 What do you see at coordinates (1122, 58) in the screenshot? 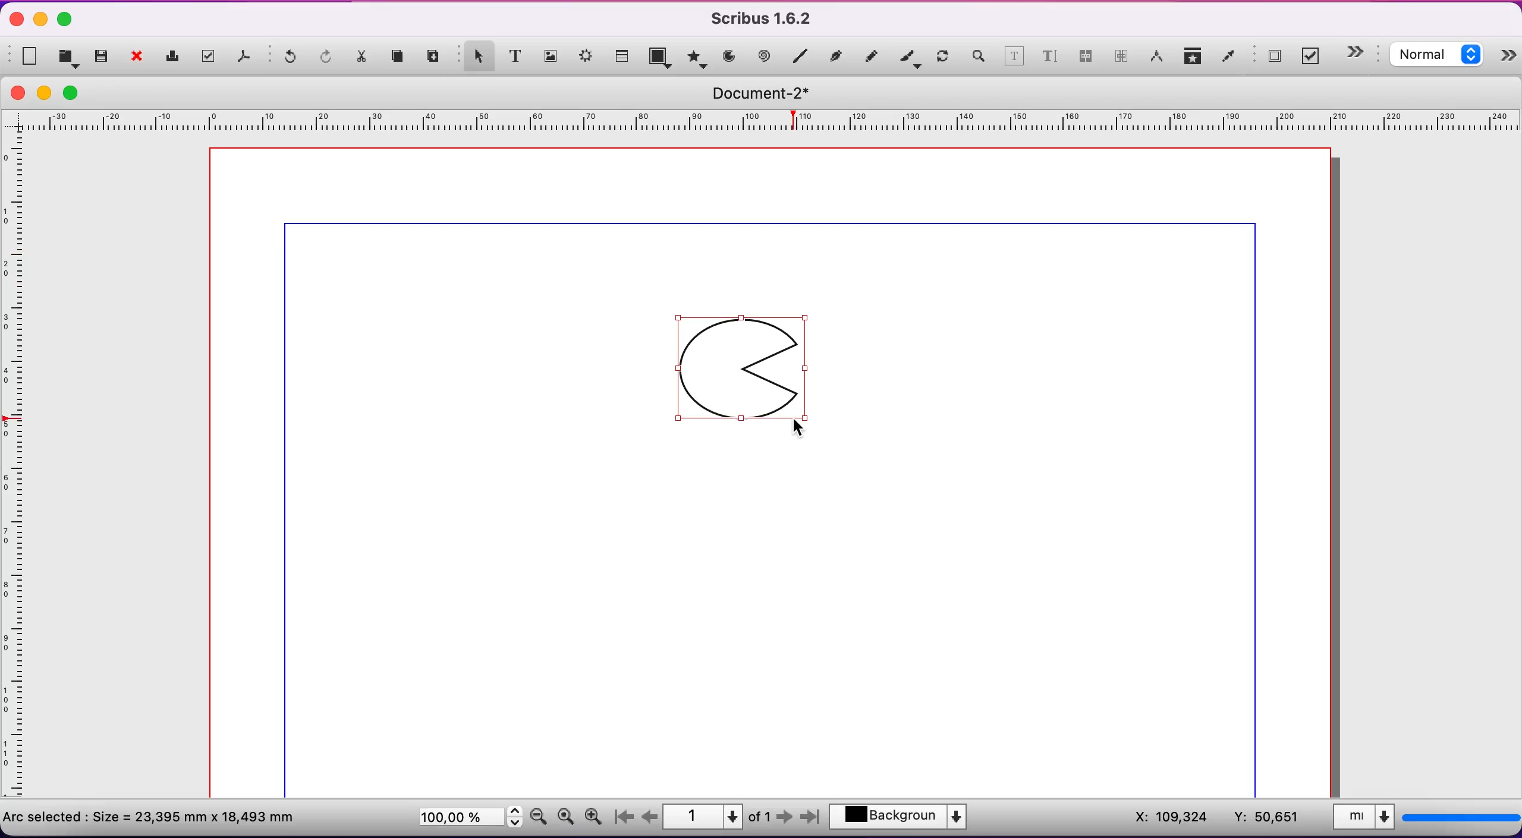
I see `unlink text frames` at bounding box center [1122, 58].